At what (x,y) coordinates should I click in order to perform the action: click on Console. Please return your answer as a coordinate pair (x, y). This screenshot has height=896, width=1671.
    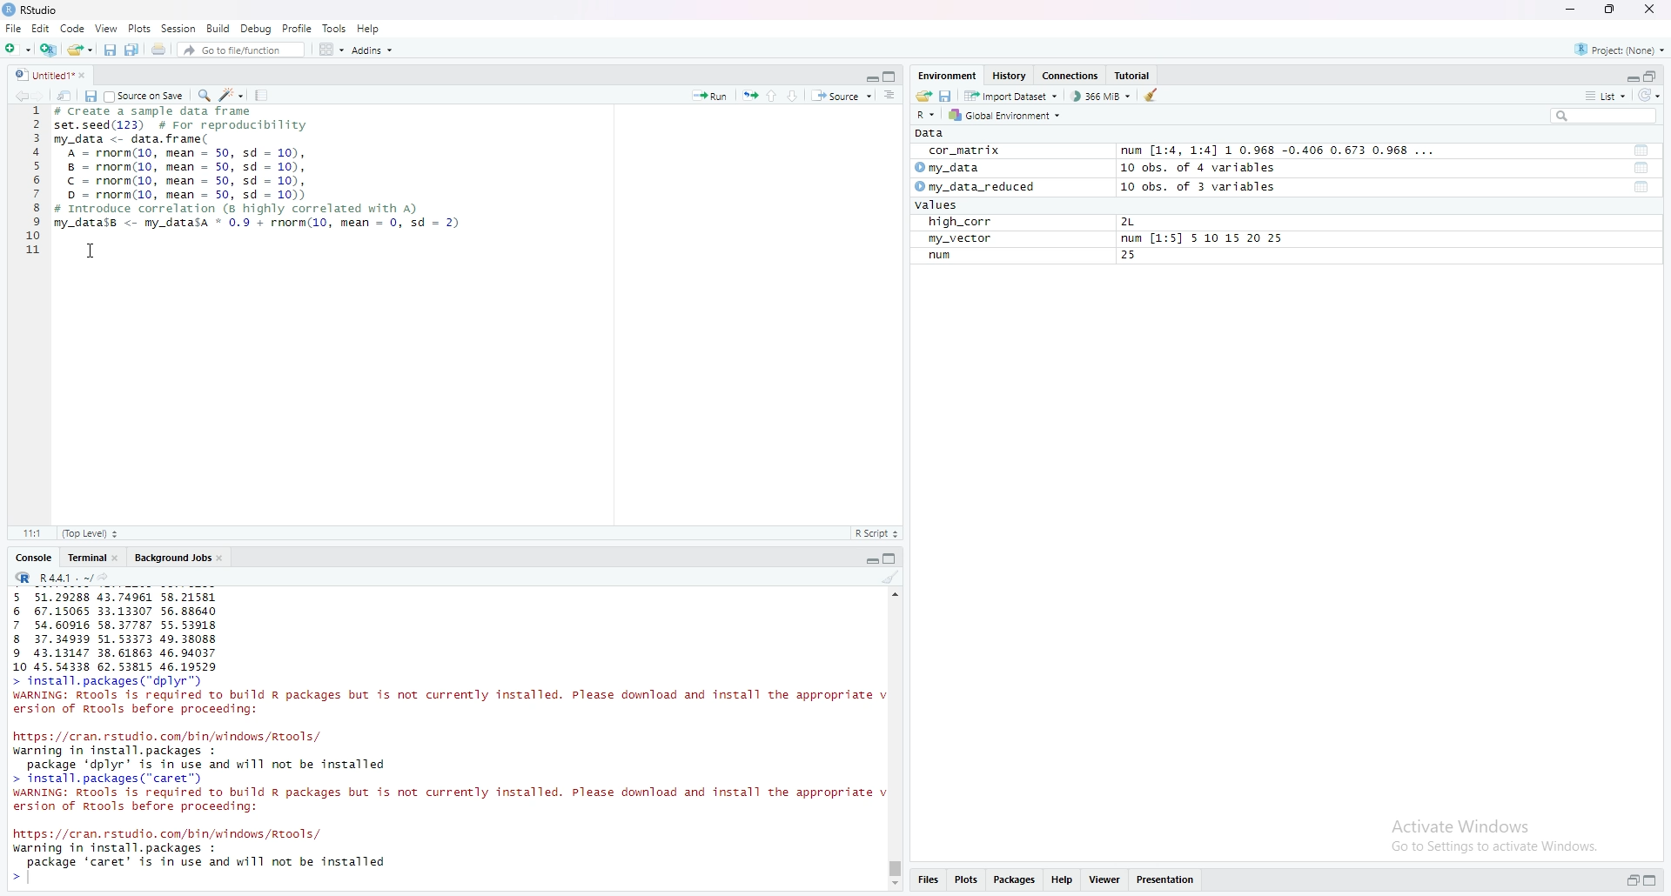
    Looking at the image, I should click on (35, 558).